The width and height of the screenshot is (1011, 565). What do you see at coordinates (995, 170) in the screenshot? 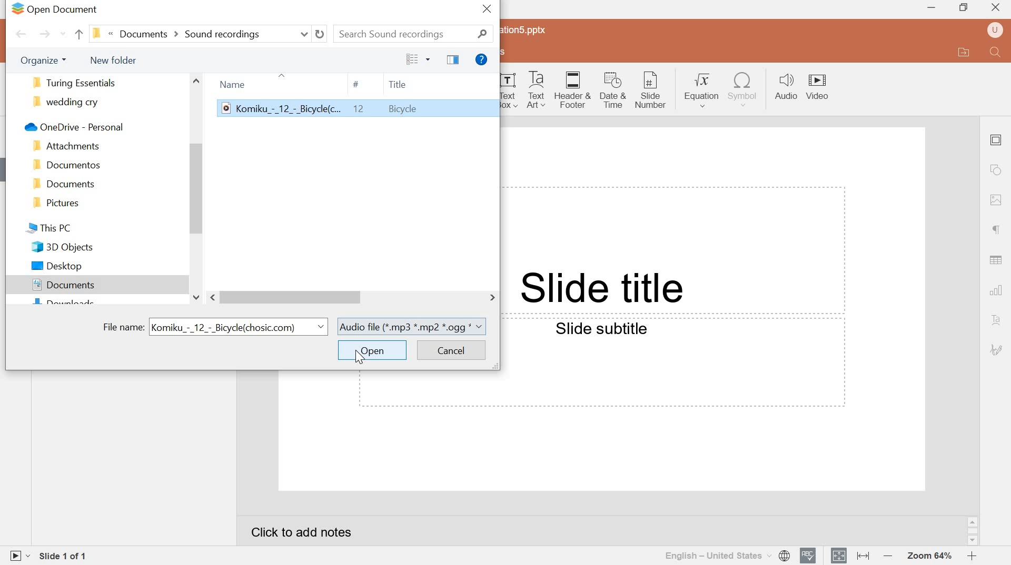
I see `shape settings` at bounding box center [995, 170].